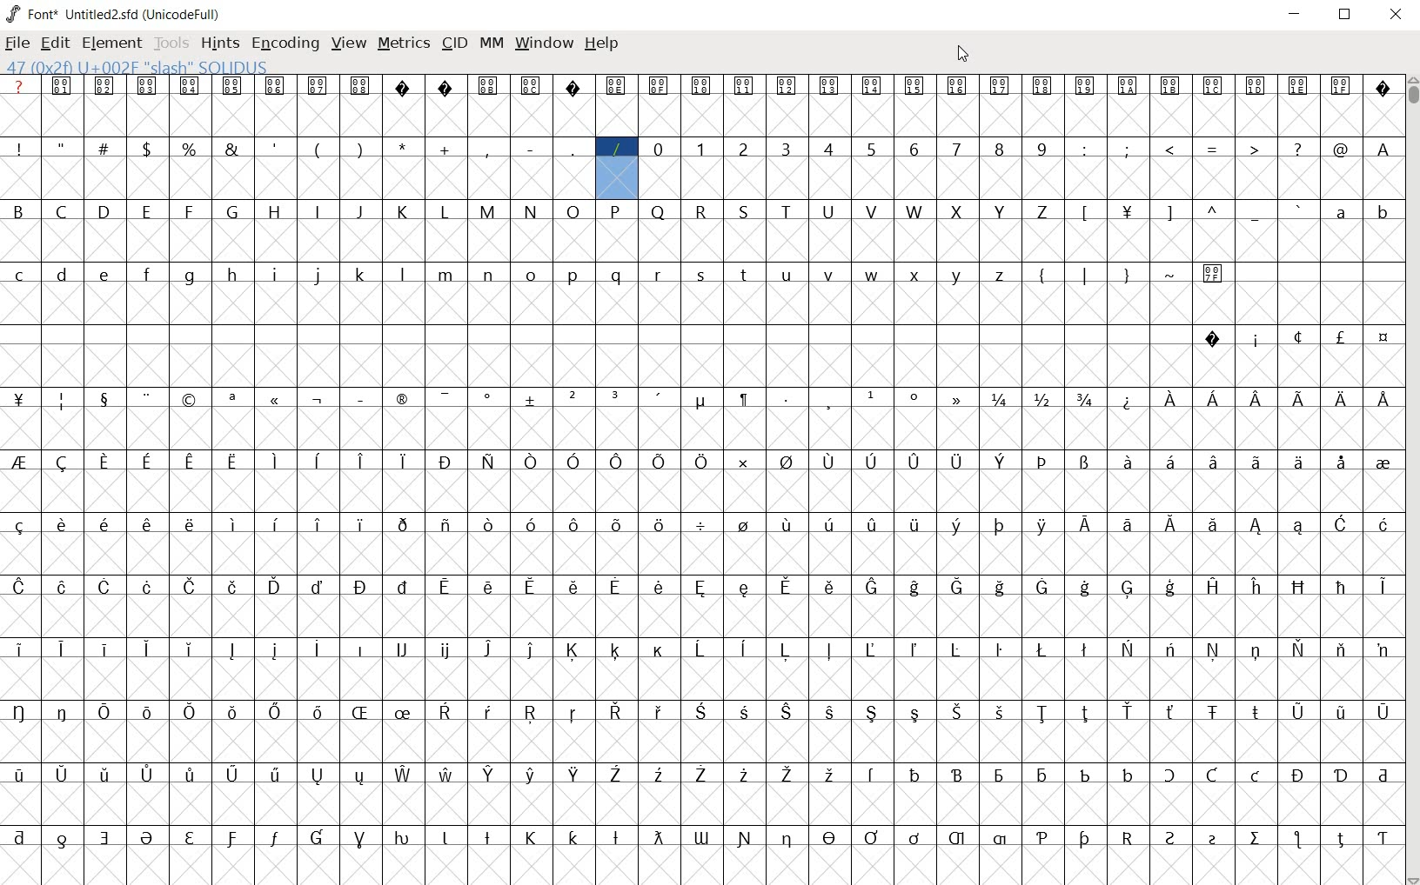 This screenshot has width=1420, height=885. I want to click on glyph, so click(20, 837).